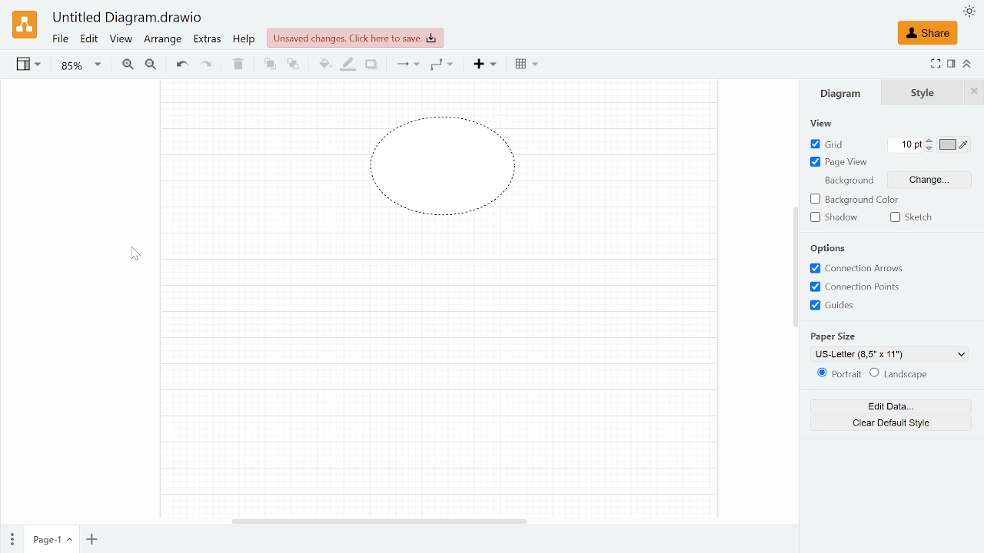 The image size is (984, 553). I want to click on Untitled Diagram.drawio, so click(126, 18).